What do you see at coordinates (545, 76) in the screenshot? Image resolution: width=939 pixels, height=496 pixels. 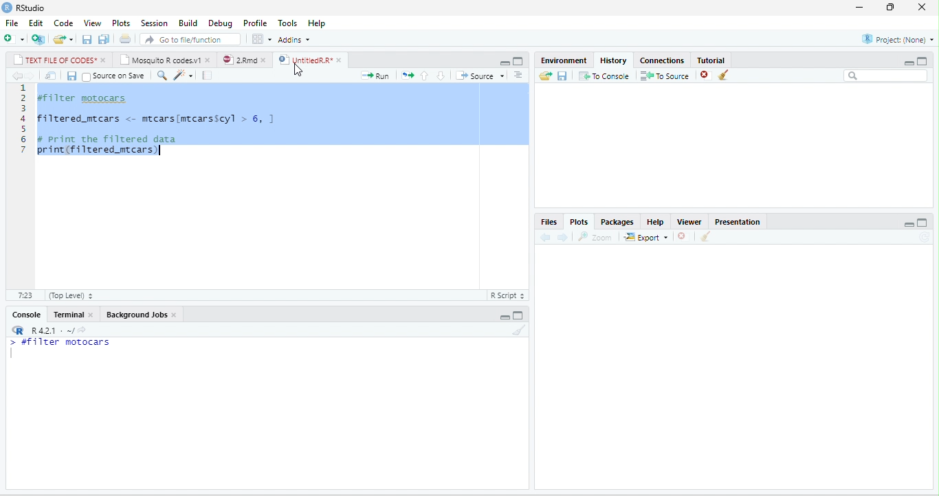 I see `open folder` at bounding box center [545, 76].